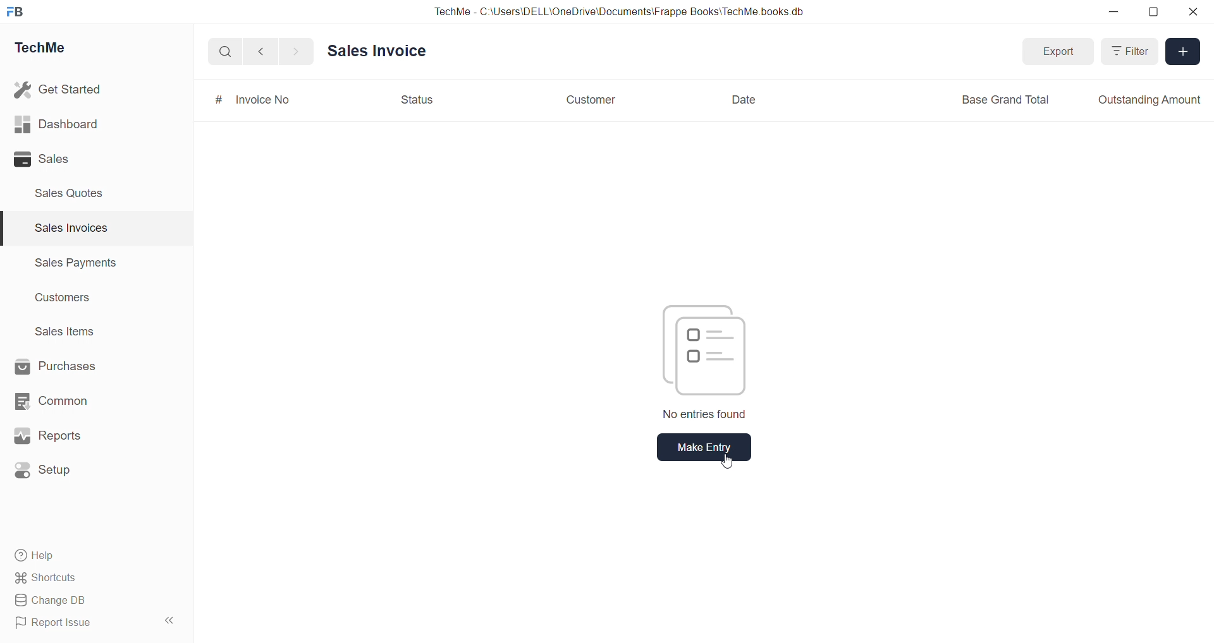 The width and height of the screenshot is (1214, 643). Describe the element at coordinates (743, 99) in the screenshot. I see `Date` at that location.